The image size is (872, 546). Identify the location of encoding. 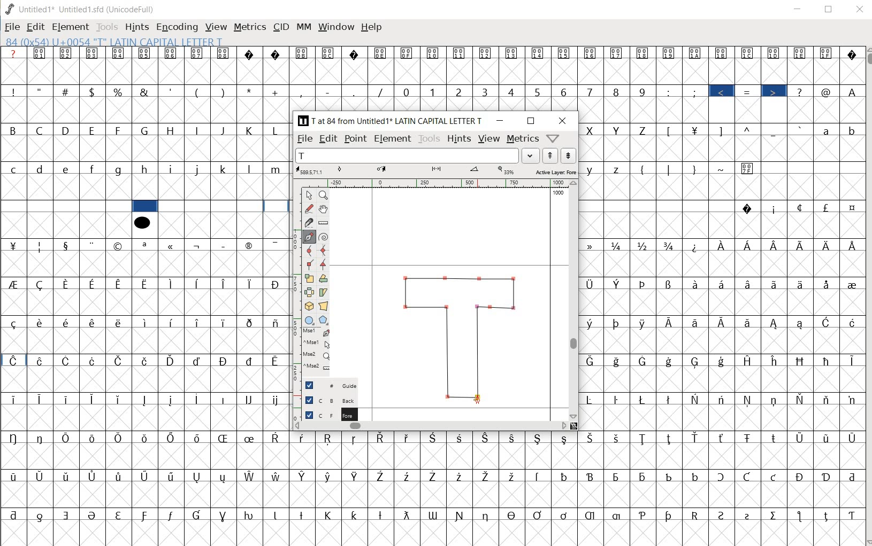
(177, 28).